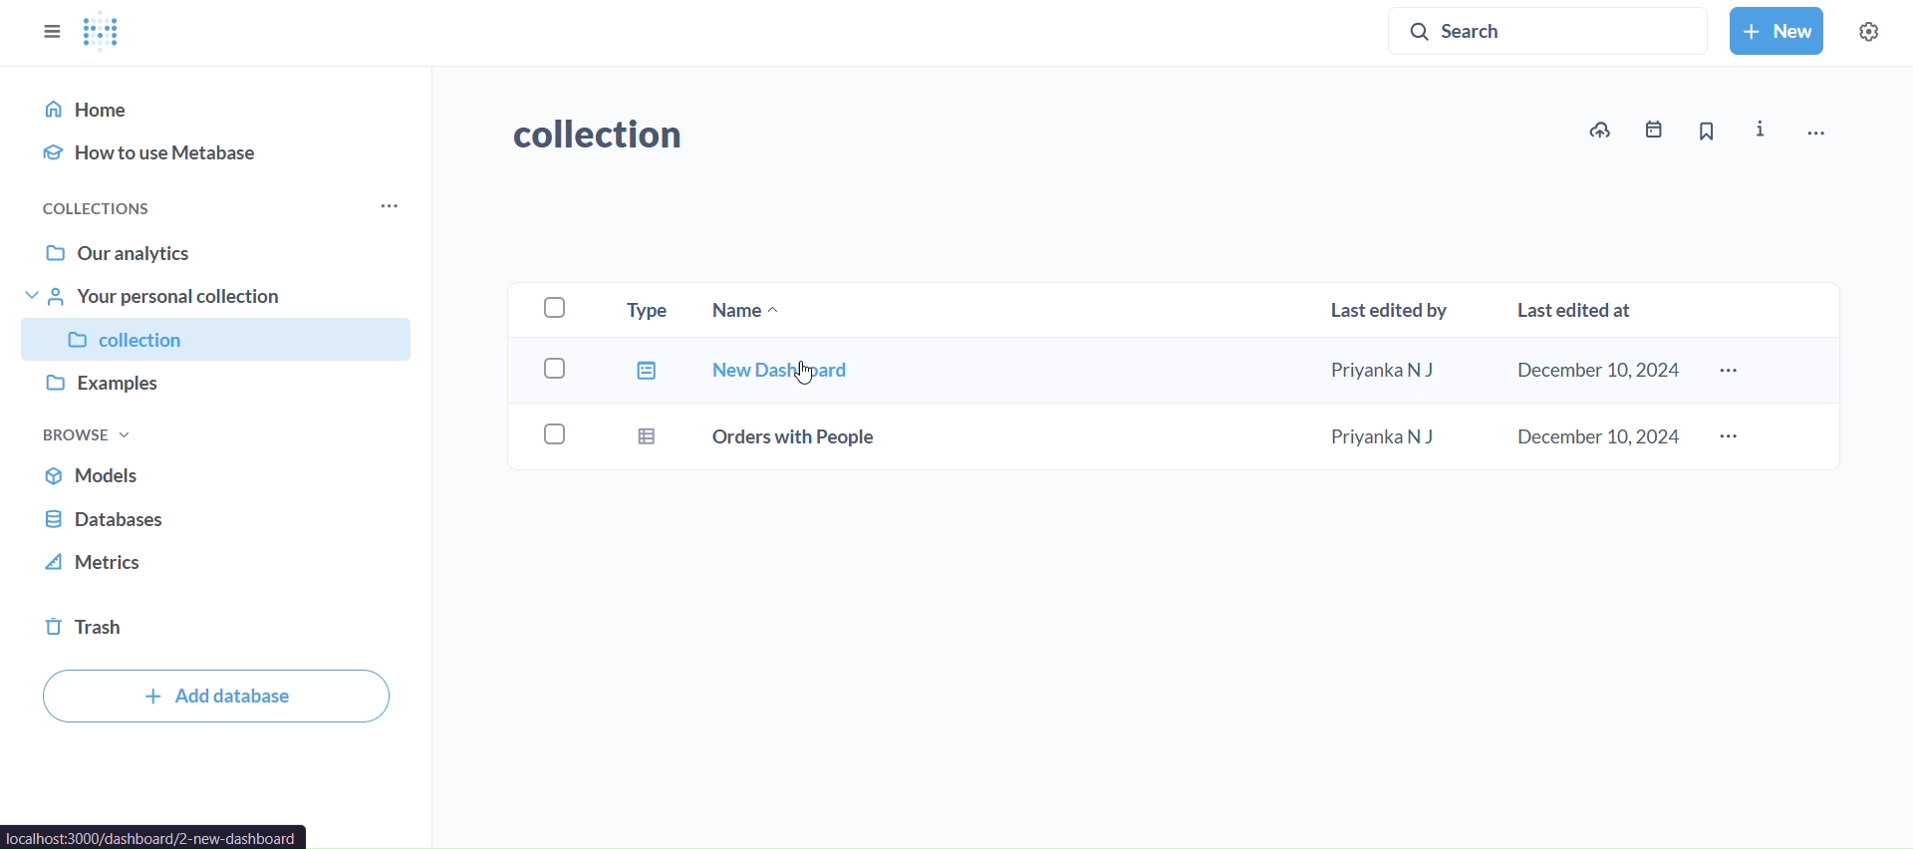 Image resolution: width=1913 pixels, height=849 pixels. Describe the element at coordinates (1598, 131) in the screenshot. I see `upload data to collection` at that location.